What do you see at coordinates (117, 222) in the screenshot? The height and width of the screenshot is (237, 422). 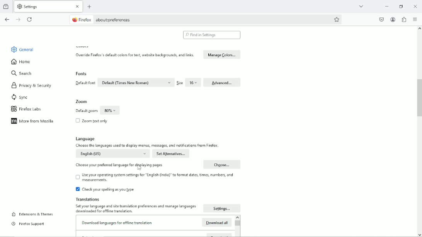 I see `Download languages for offline translation` at bounding box center [117, 222].